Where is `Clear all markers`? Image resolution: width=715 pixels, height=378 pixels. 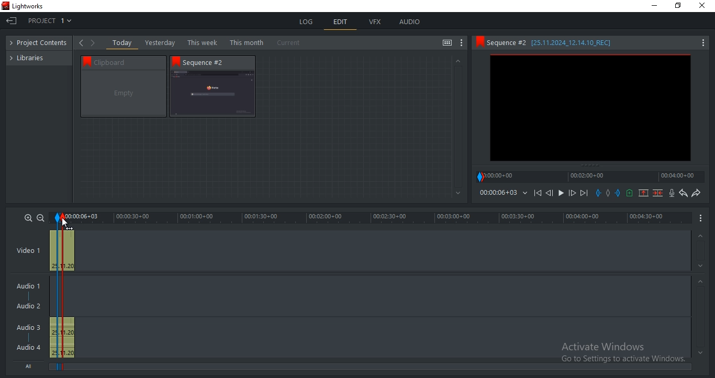
Clear all markers is located at coordinates (608, 196).